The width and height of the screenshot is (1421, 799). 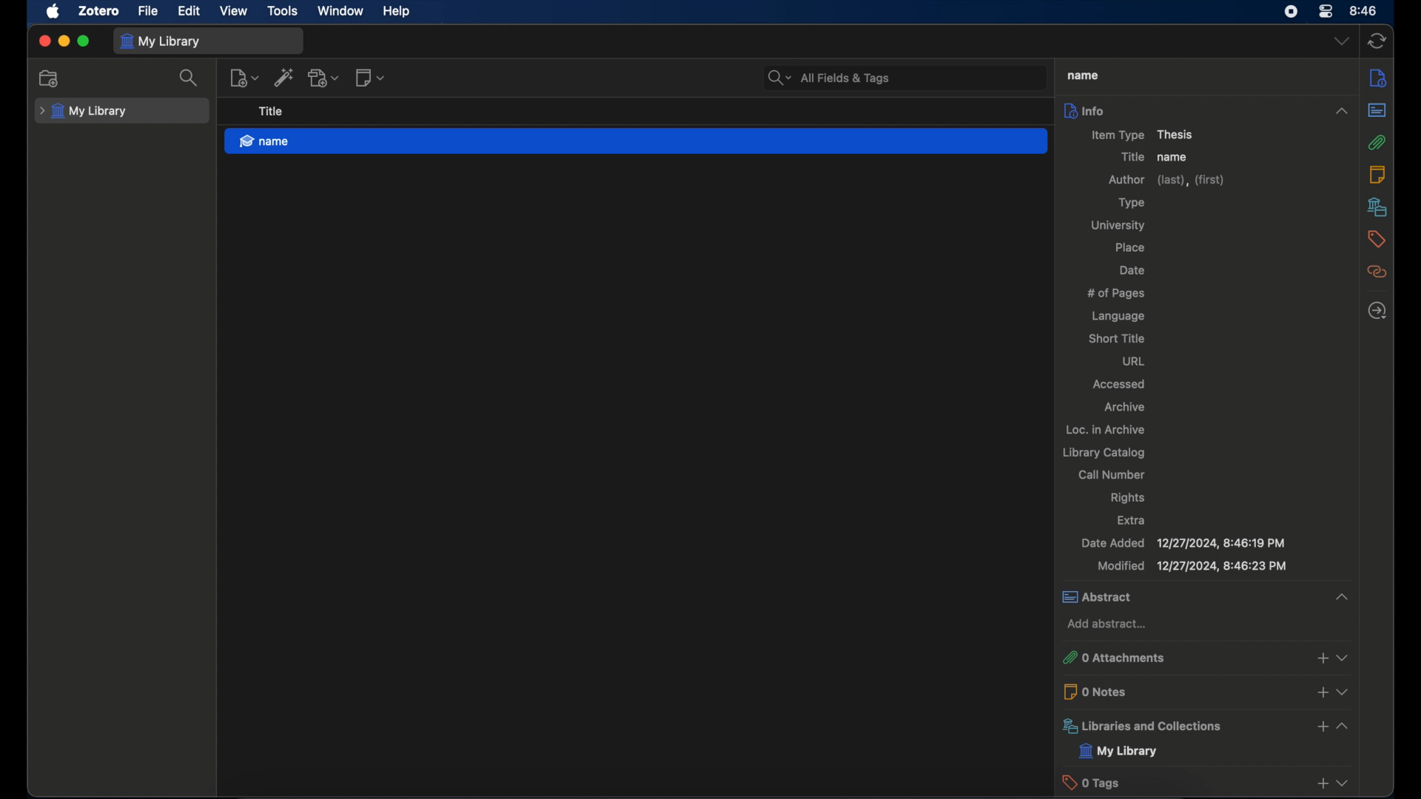 What do you see at coordinates (325, 78) in the screenshot?
I see `add attachment` at bounding box center [325, 78].